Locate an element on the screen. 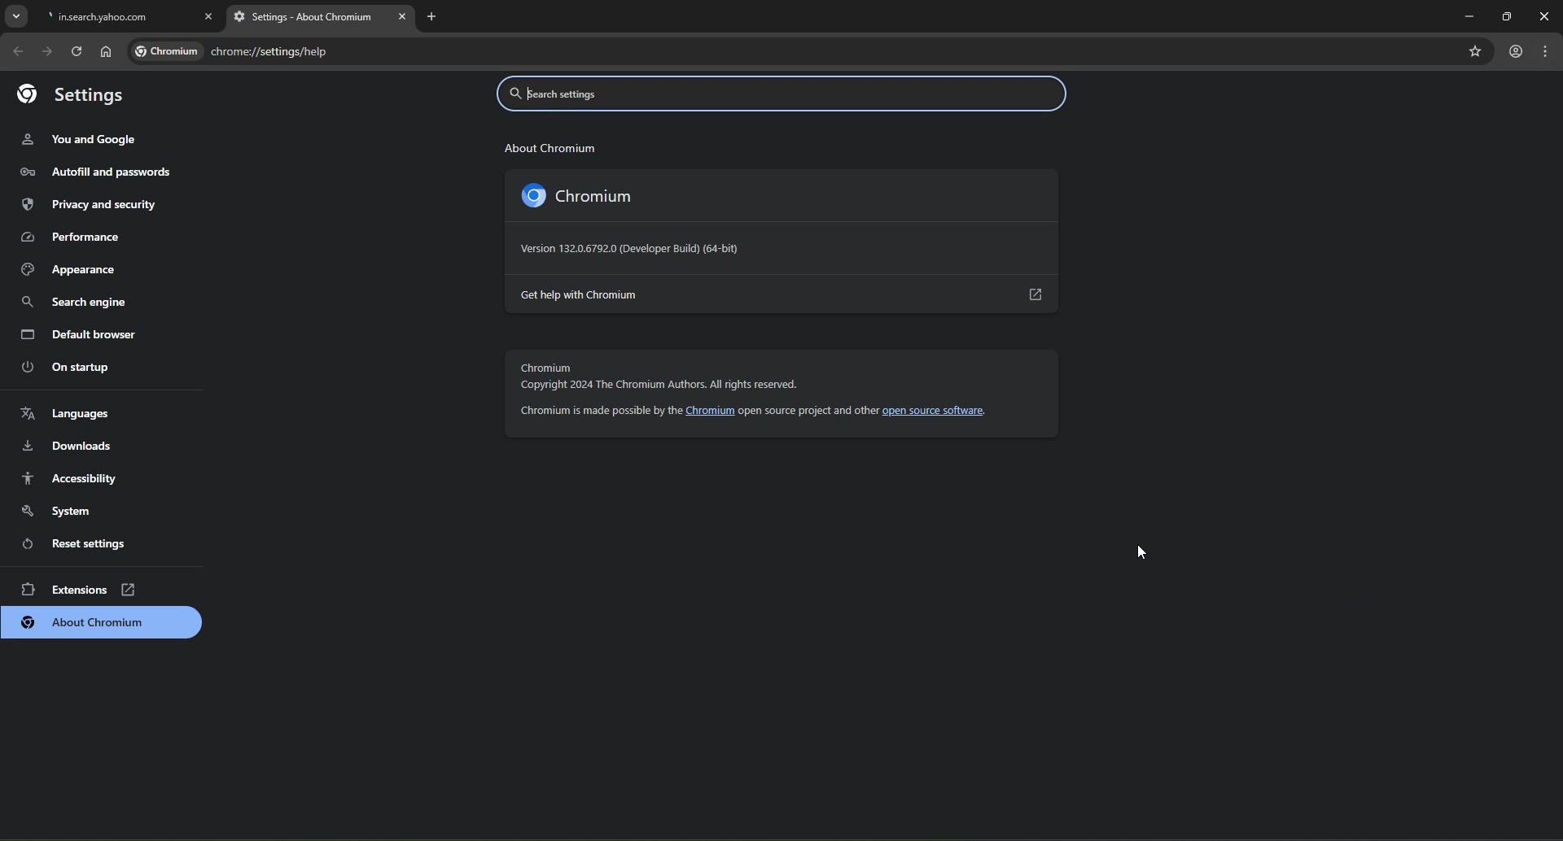  Chromium is made possible by the Chromium open sources project and other open source software is located at coordinates (760, 412).